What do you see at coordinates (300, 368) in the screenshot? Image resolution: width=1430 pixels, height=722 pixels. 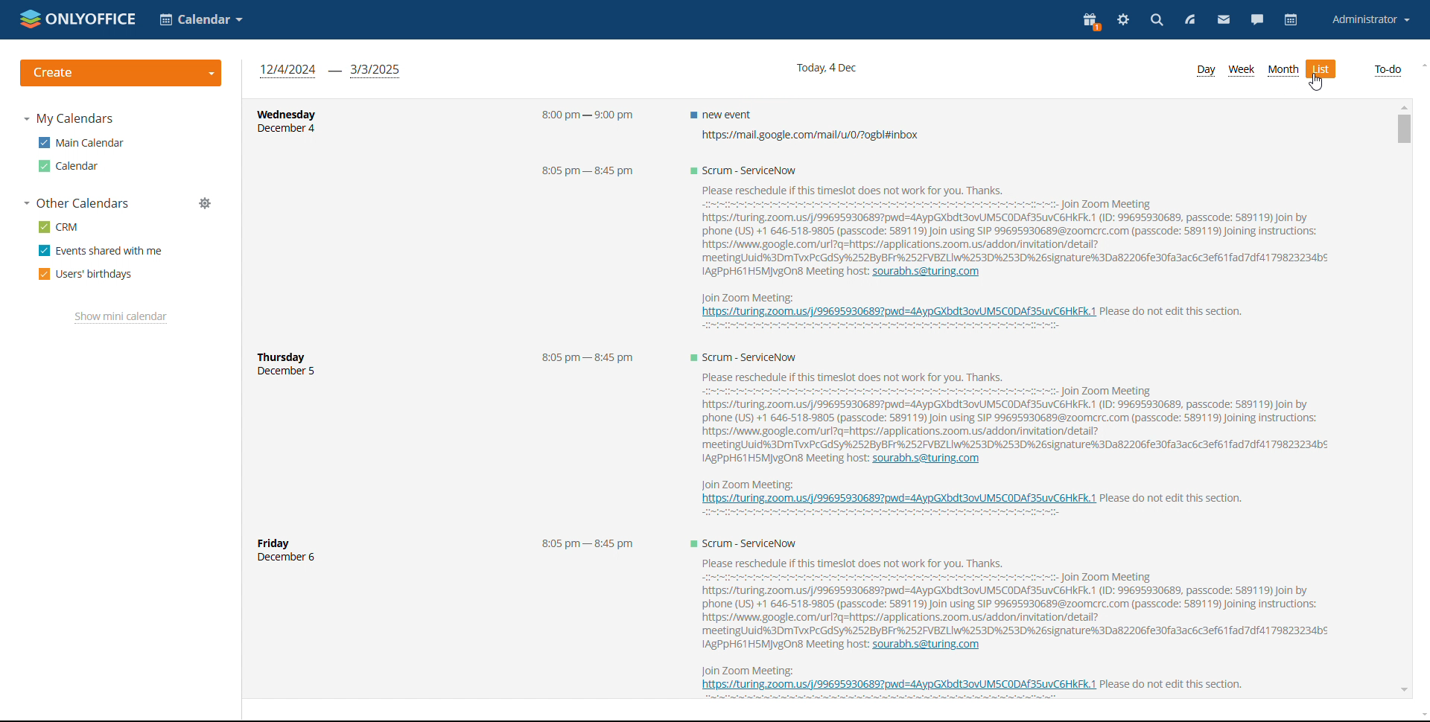 I see `Thursday
December 5` at bounding box center [300, 368].